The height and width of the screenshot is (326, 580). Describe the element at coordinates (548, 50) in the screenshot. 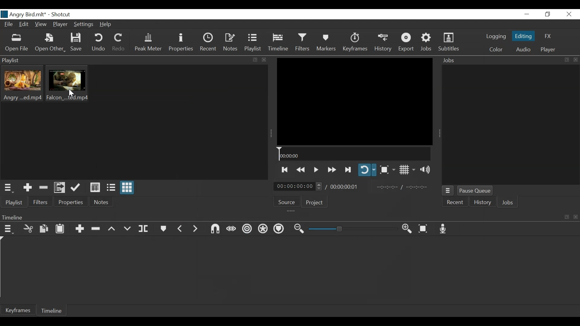

I see `Player` at that location.